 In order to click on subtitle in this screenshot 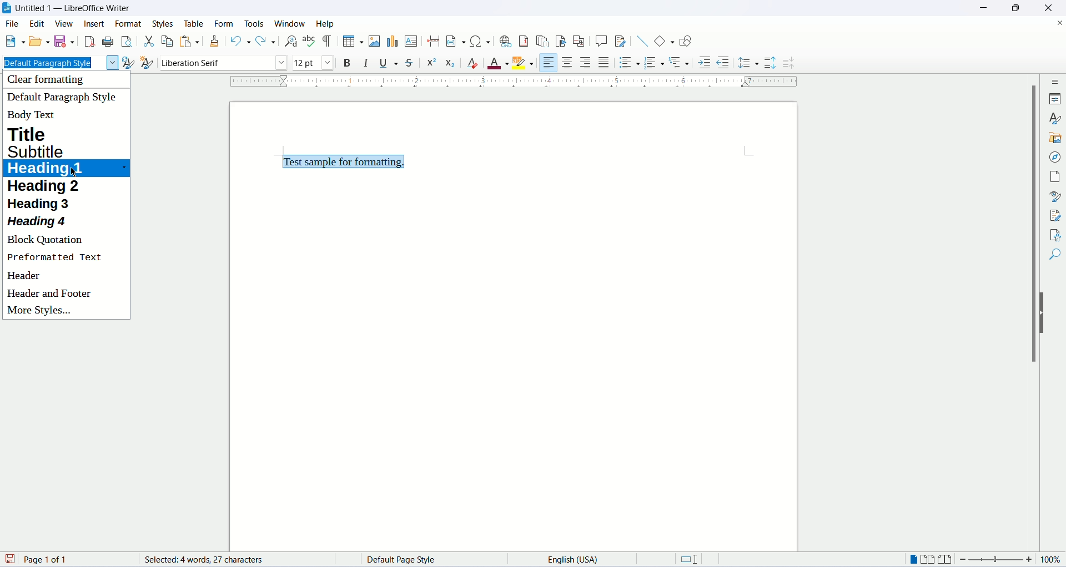, I will do `click(39, 150)`.